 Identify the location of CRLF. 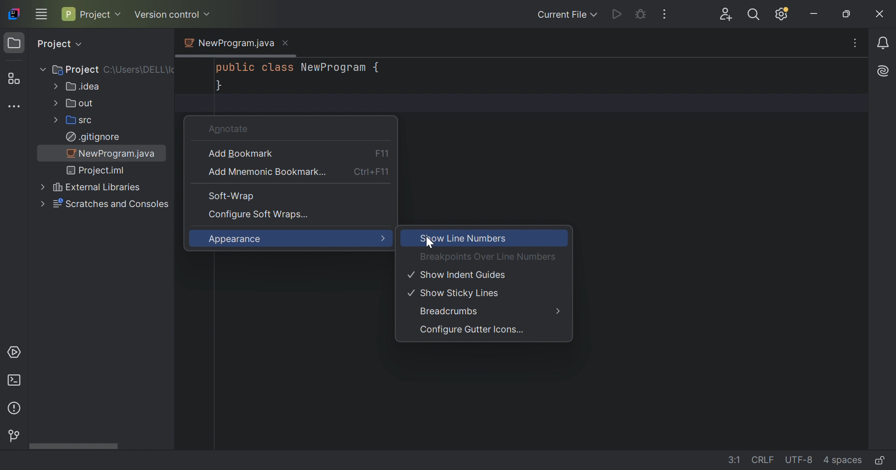
(759, 459).